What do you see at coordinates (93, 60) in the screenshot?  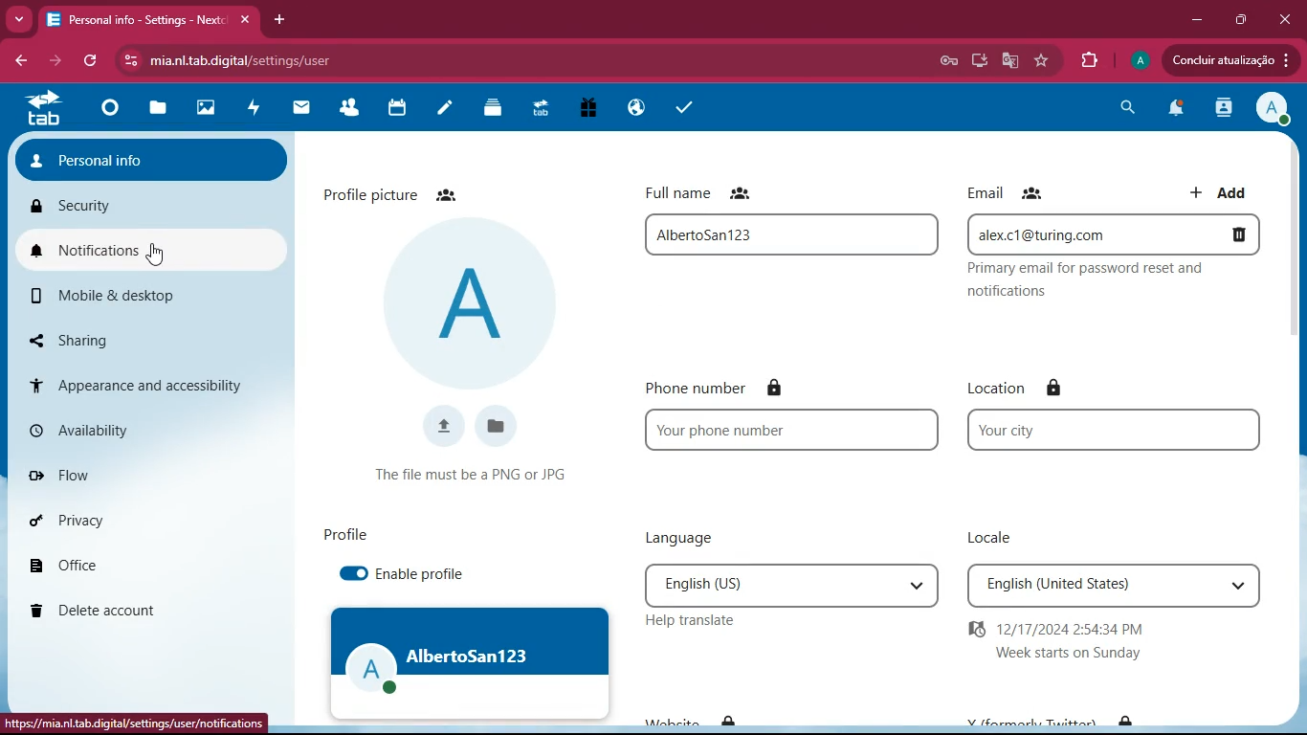 I see `refresh` at bounding box center [93, 60].